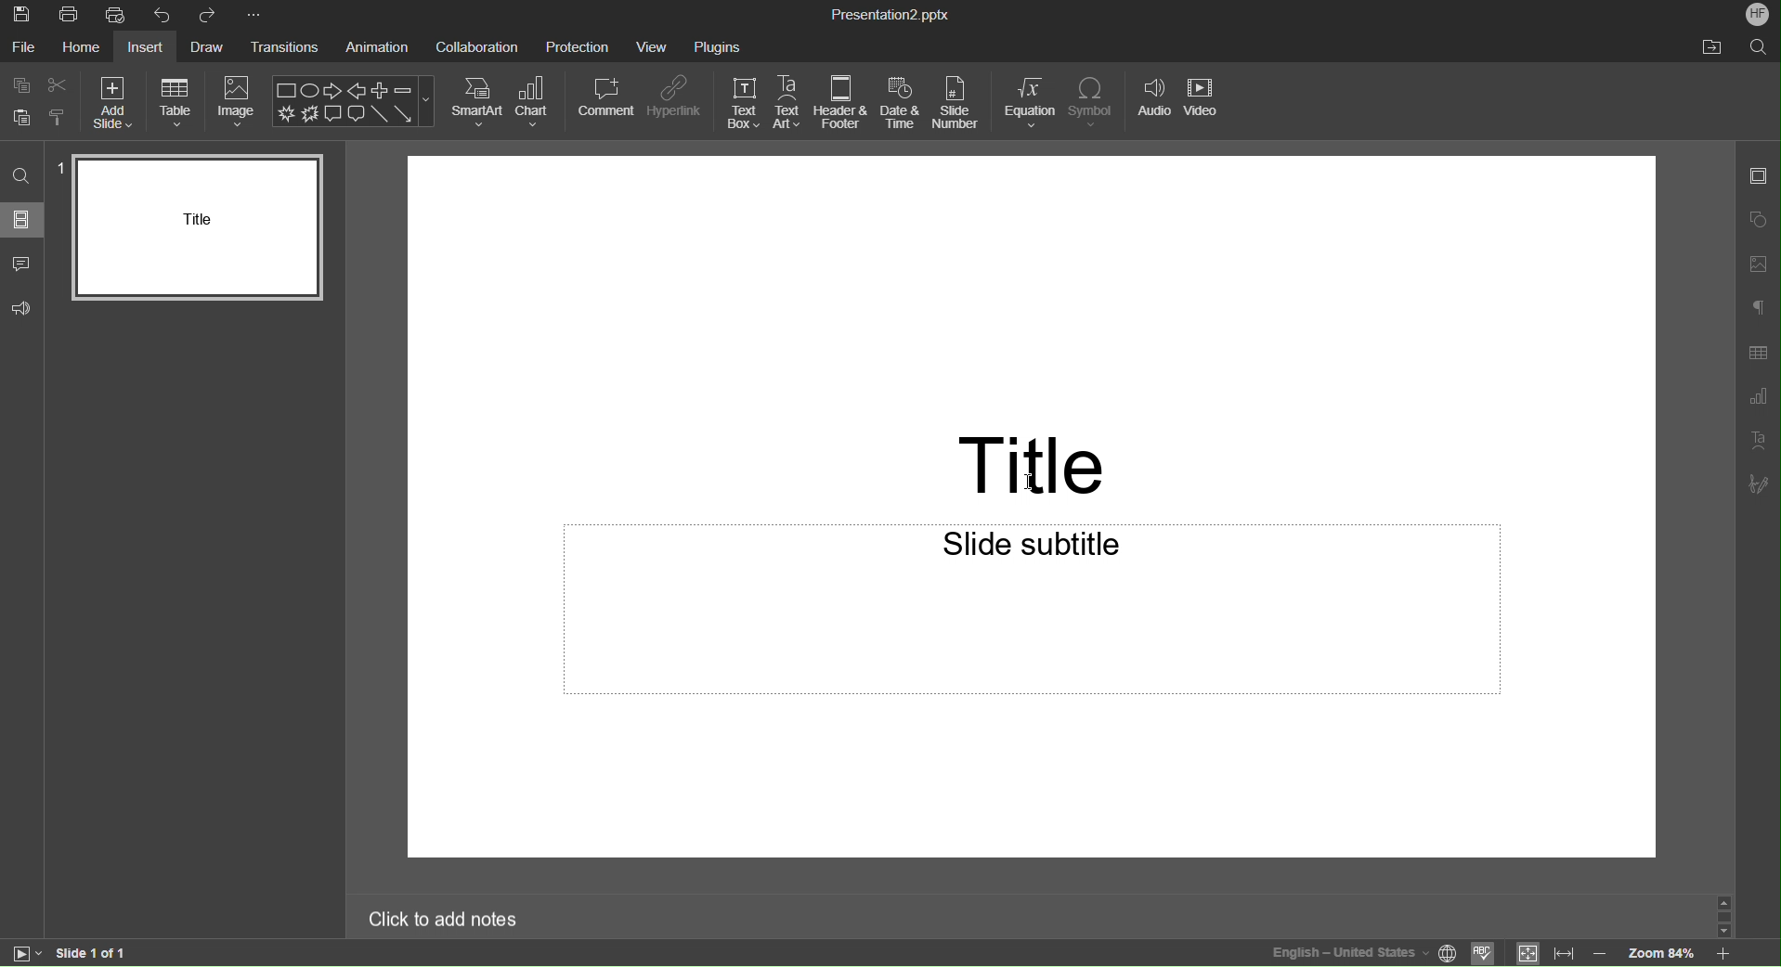 This screenshot has width=1781, height=967. I want to click on Zoom in, so click(1726, 955).